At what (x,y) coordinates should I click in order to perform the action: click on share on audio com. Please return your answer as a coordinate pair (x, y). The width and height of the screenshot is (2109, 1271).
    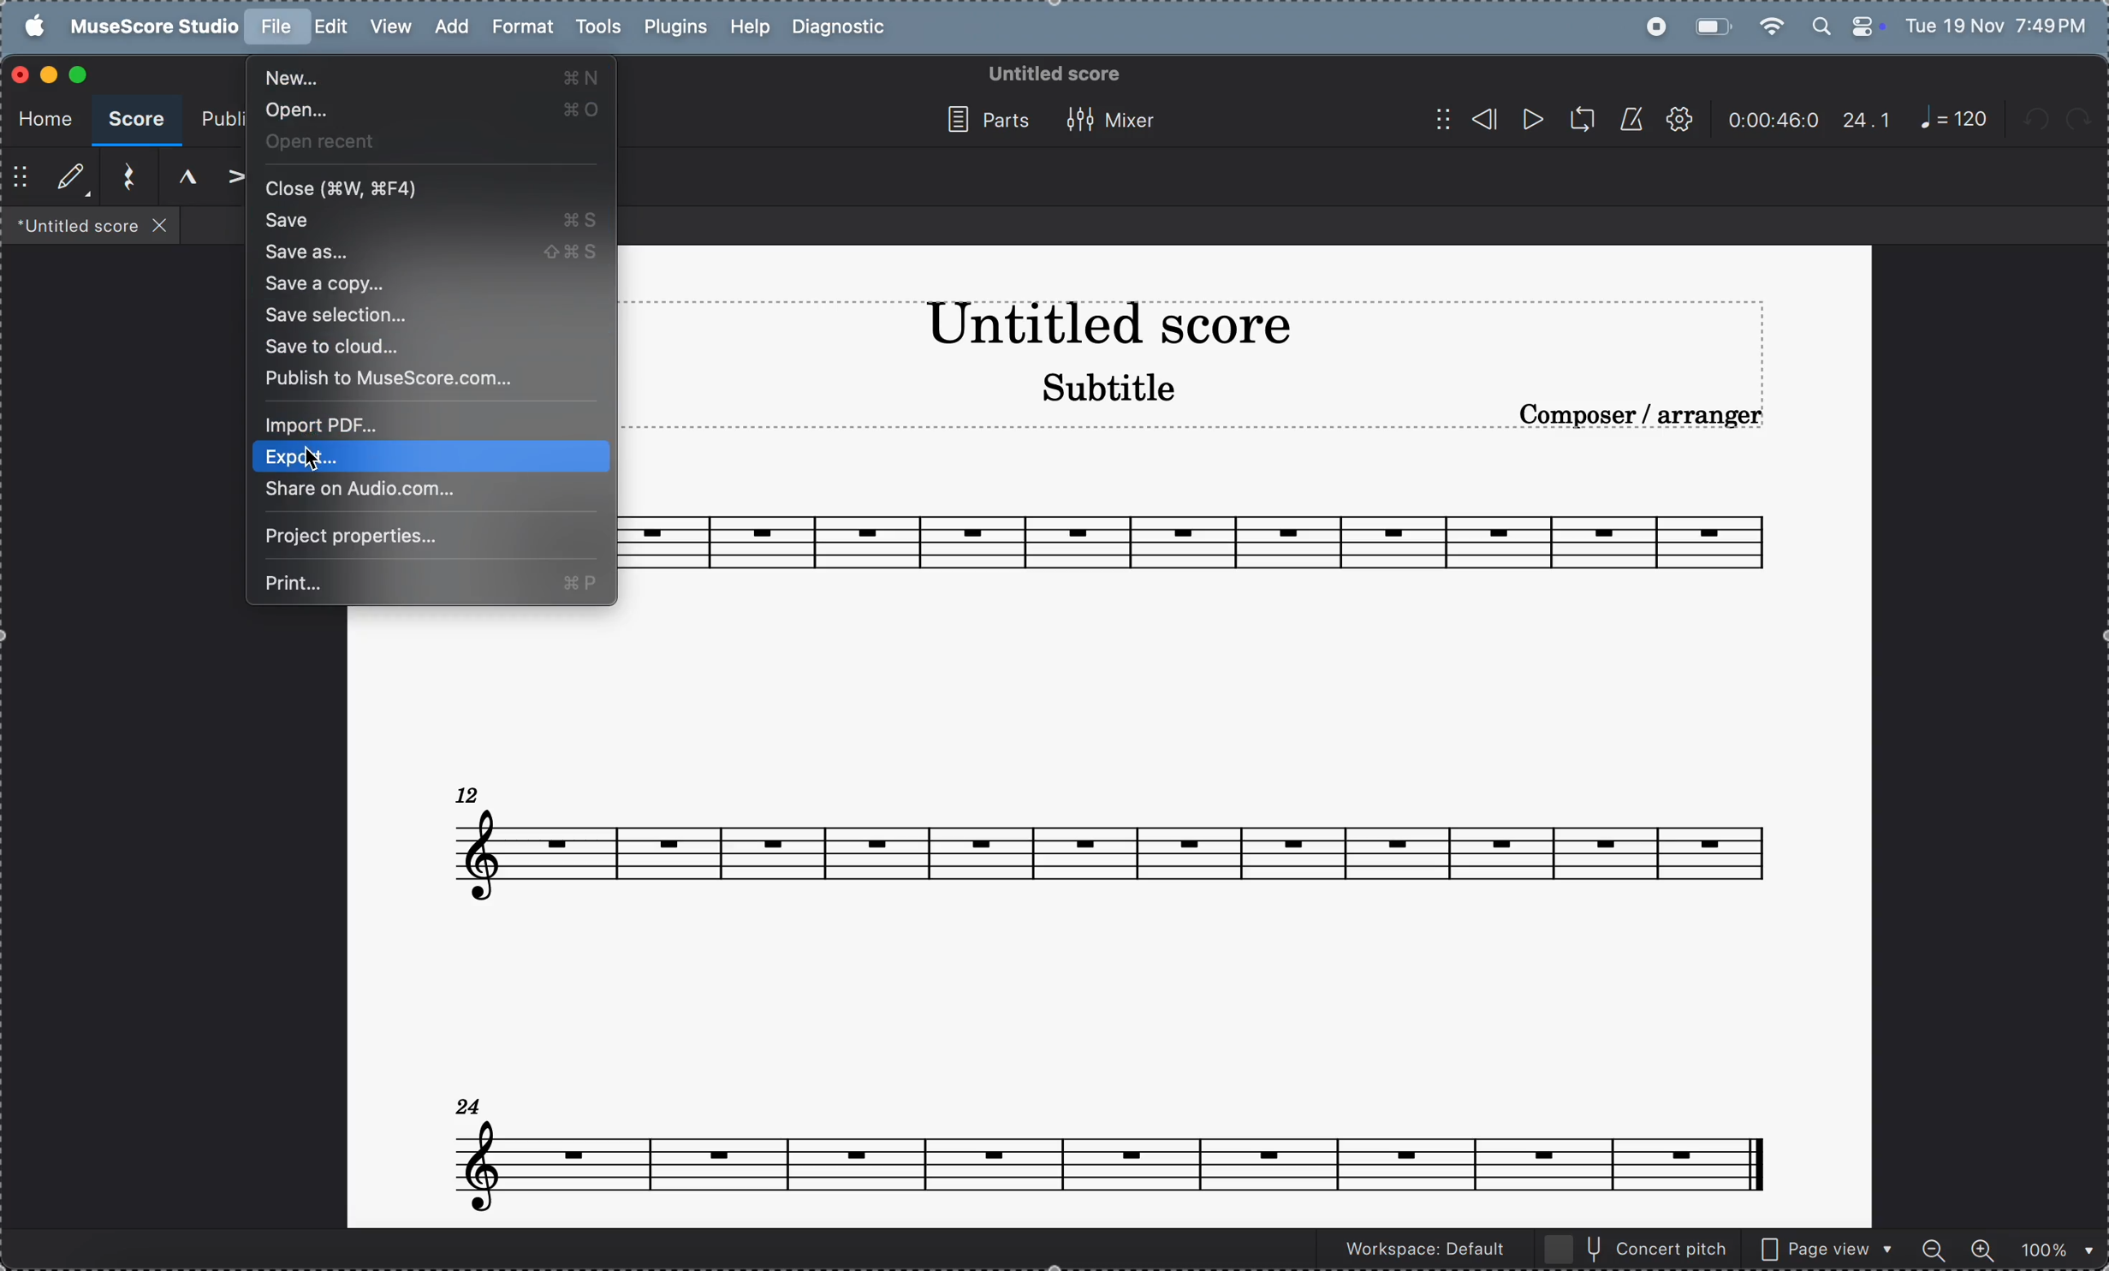
    Looking at the image, I should click on (429, 491).